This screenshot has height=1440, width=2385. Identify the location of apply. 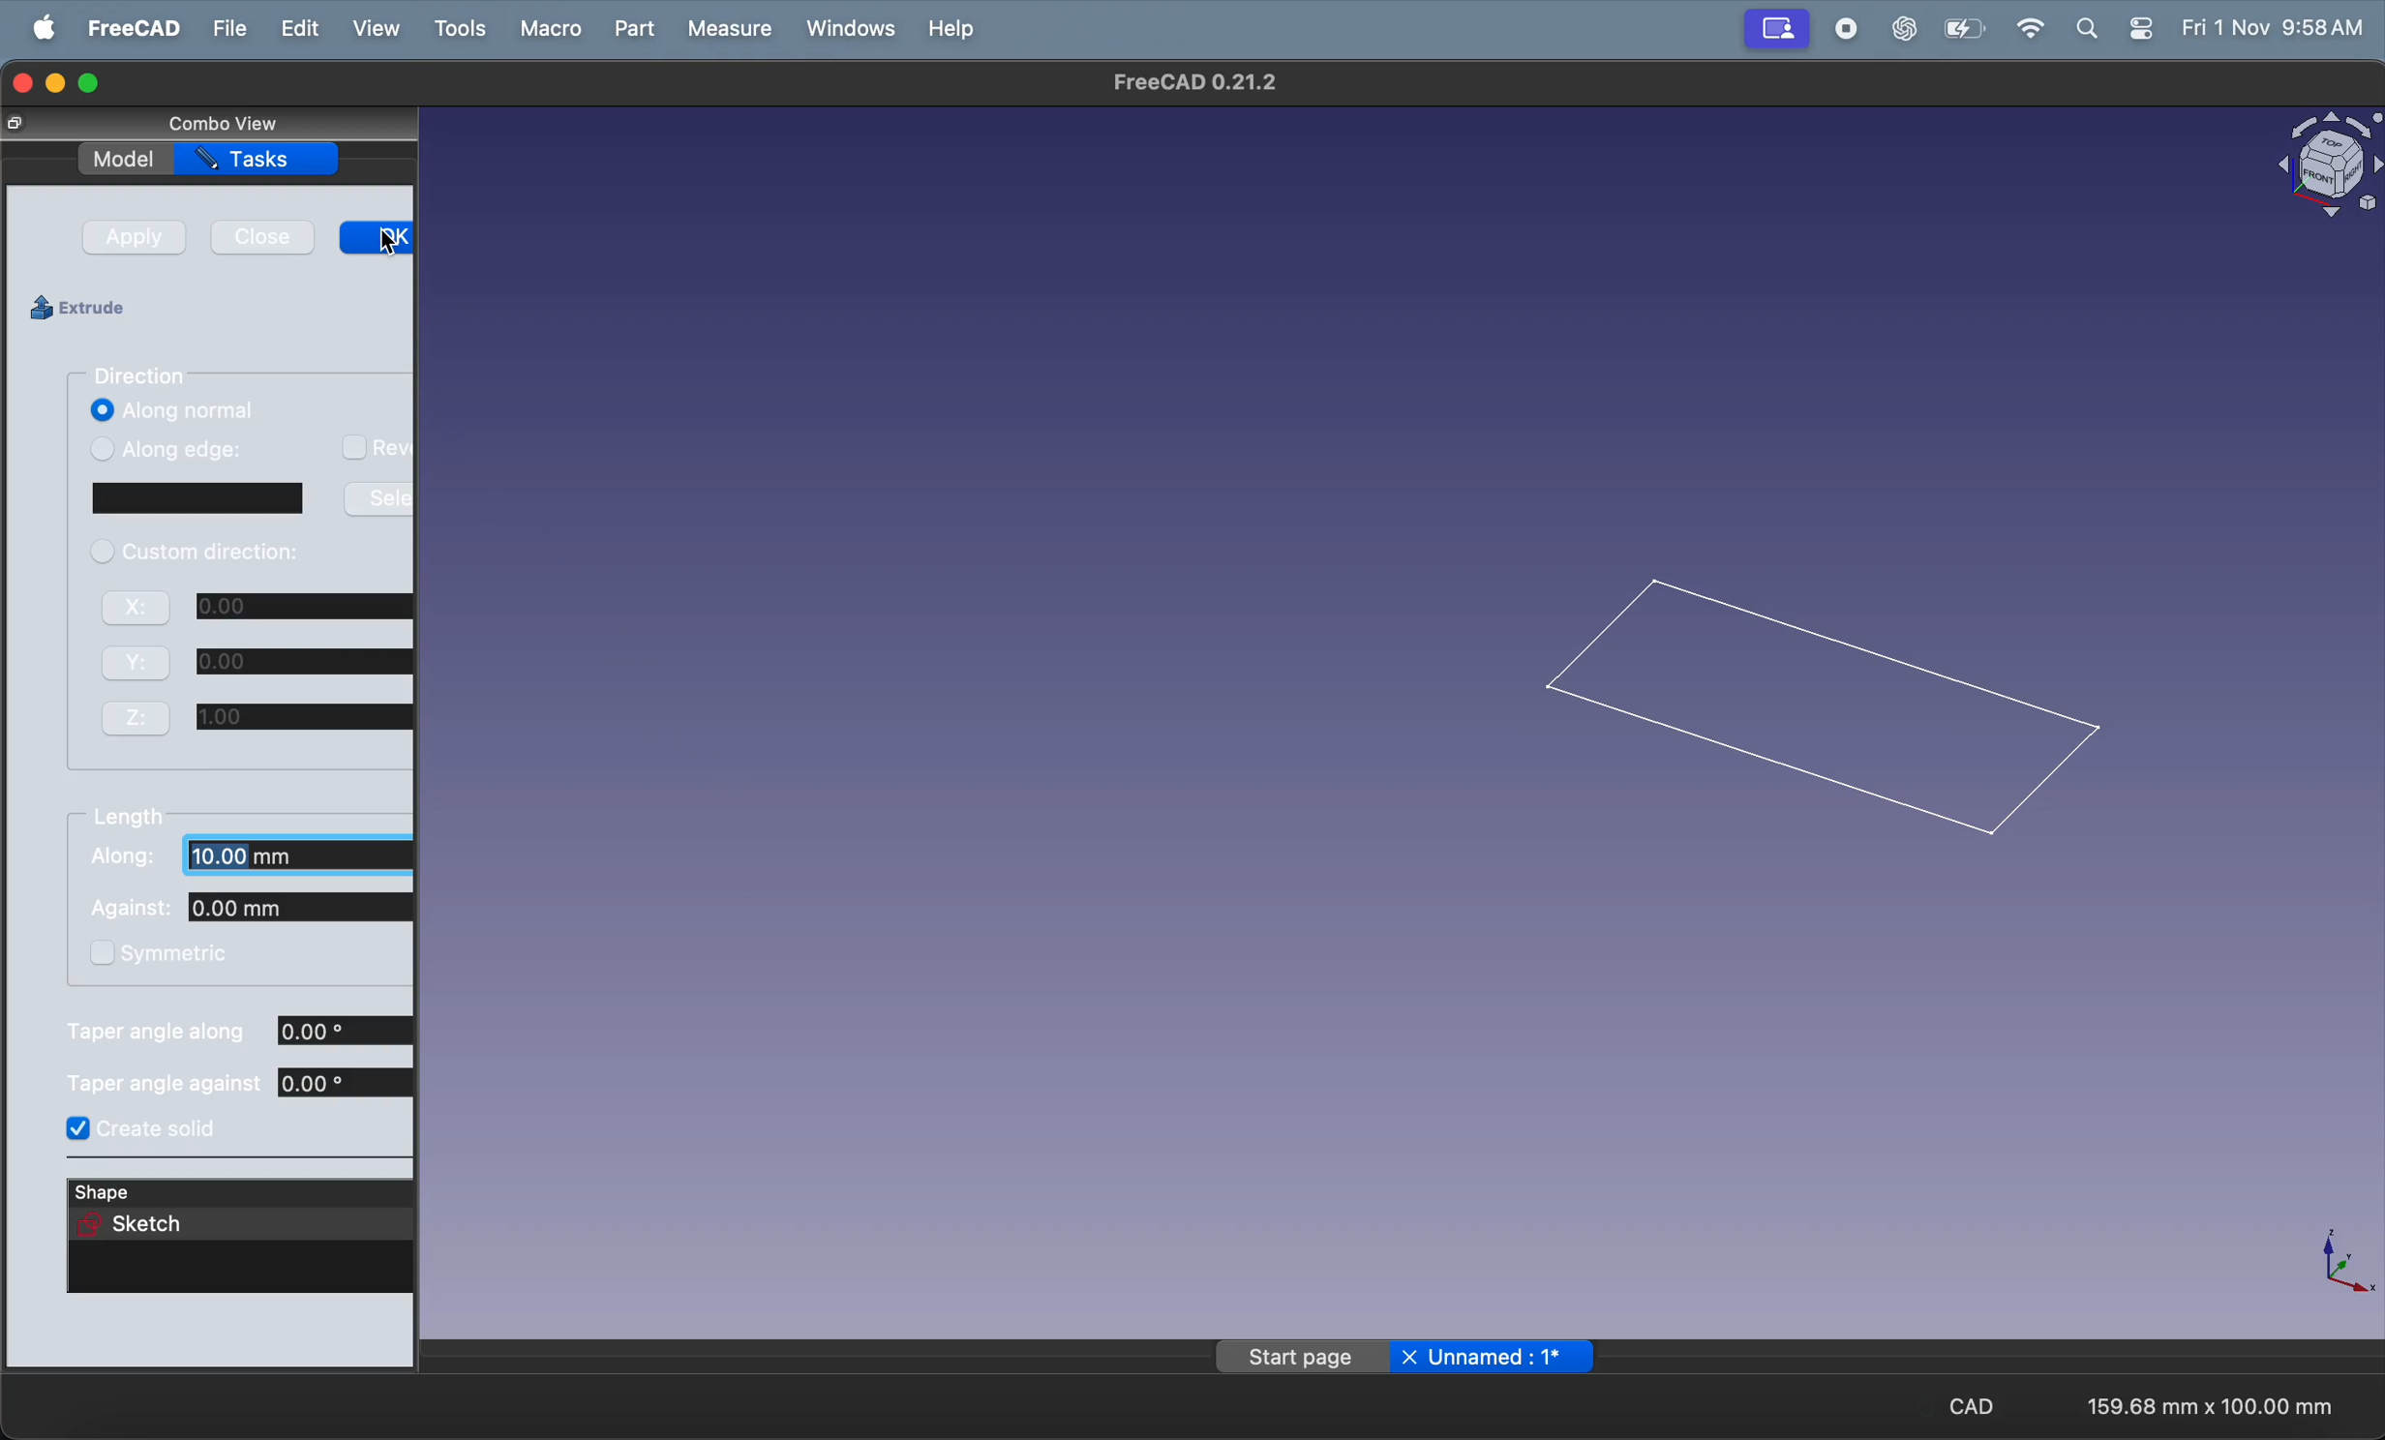
(136, 238).